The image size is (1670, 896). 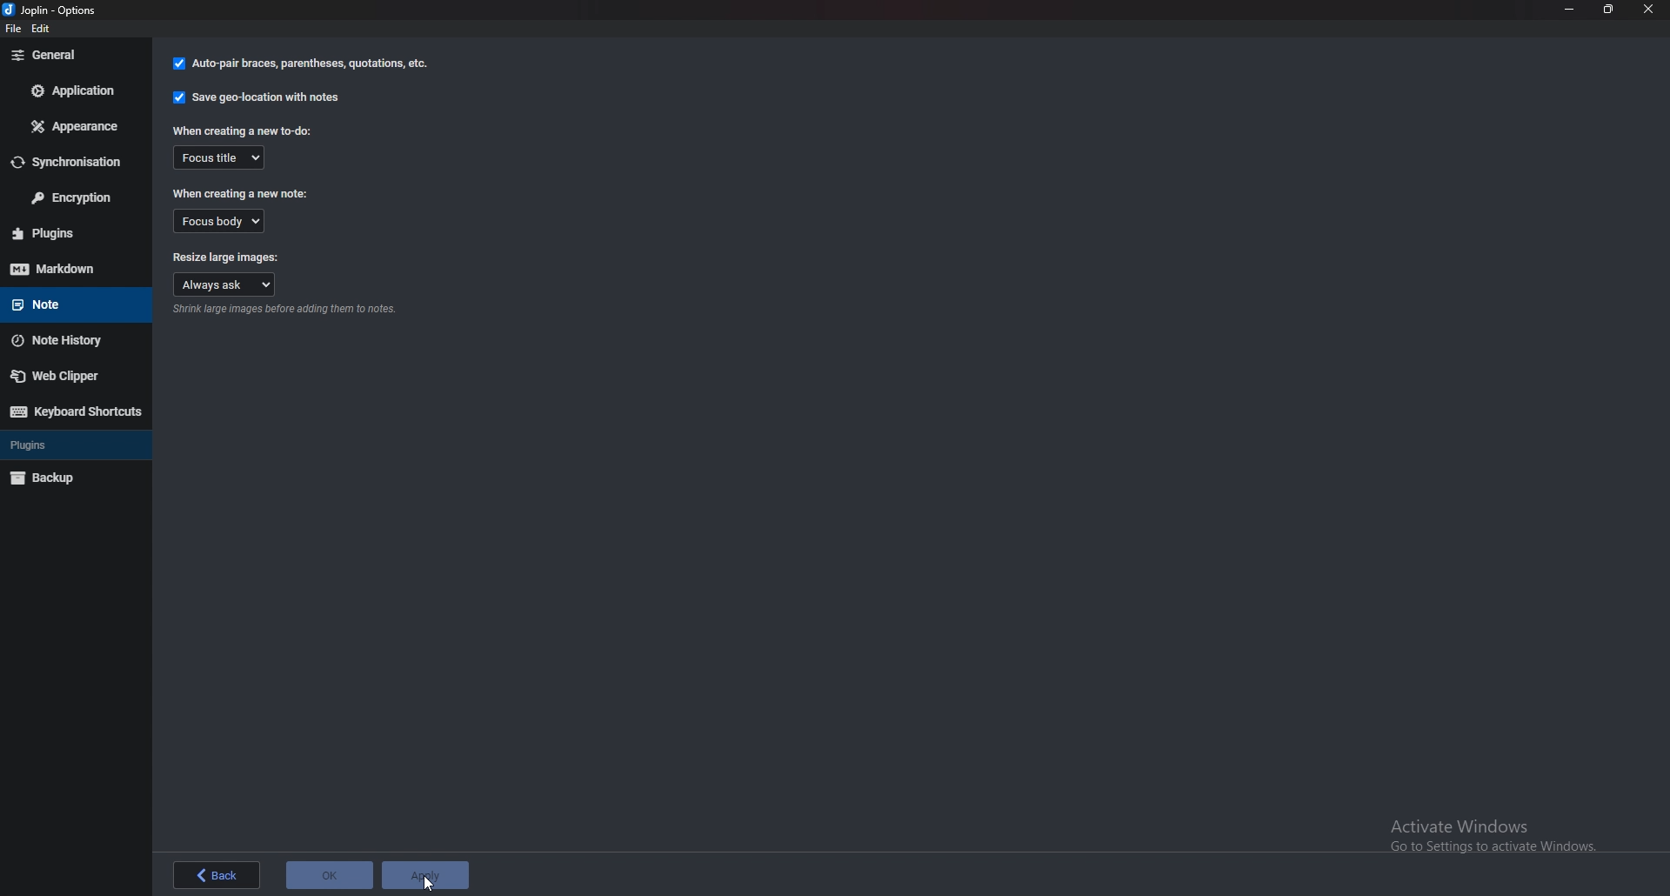 What do you see at coordinates (73, 476) in the screenshot?
I see `Backup` at bounding box center [73, 476].